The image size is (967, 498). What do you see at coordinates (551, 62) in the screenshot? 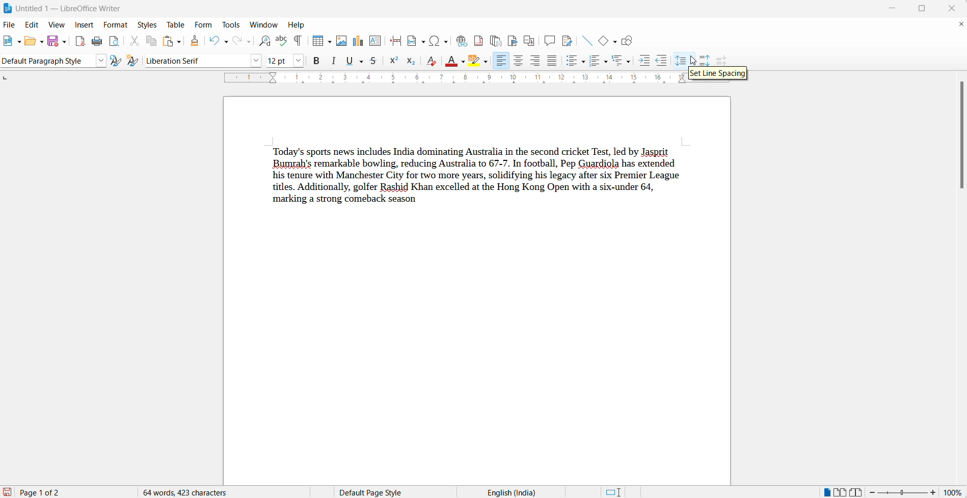
I see `justified` at bounding box center [551, 62].